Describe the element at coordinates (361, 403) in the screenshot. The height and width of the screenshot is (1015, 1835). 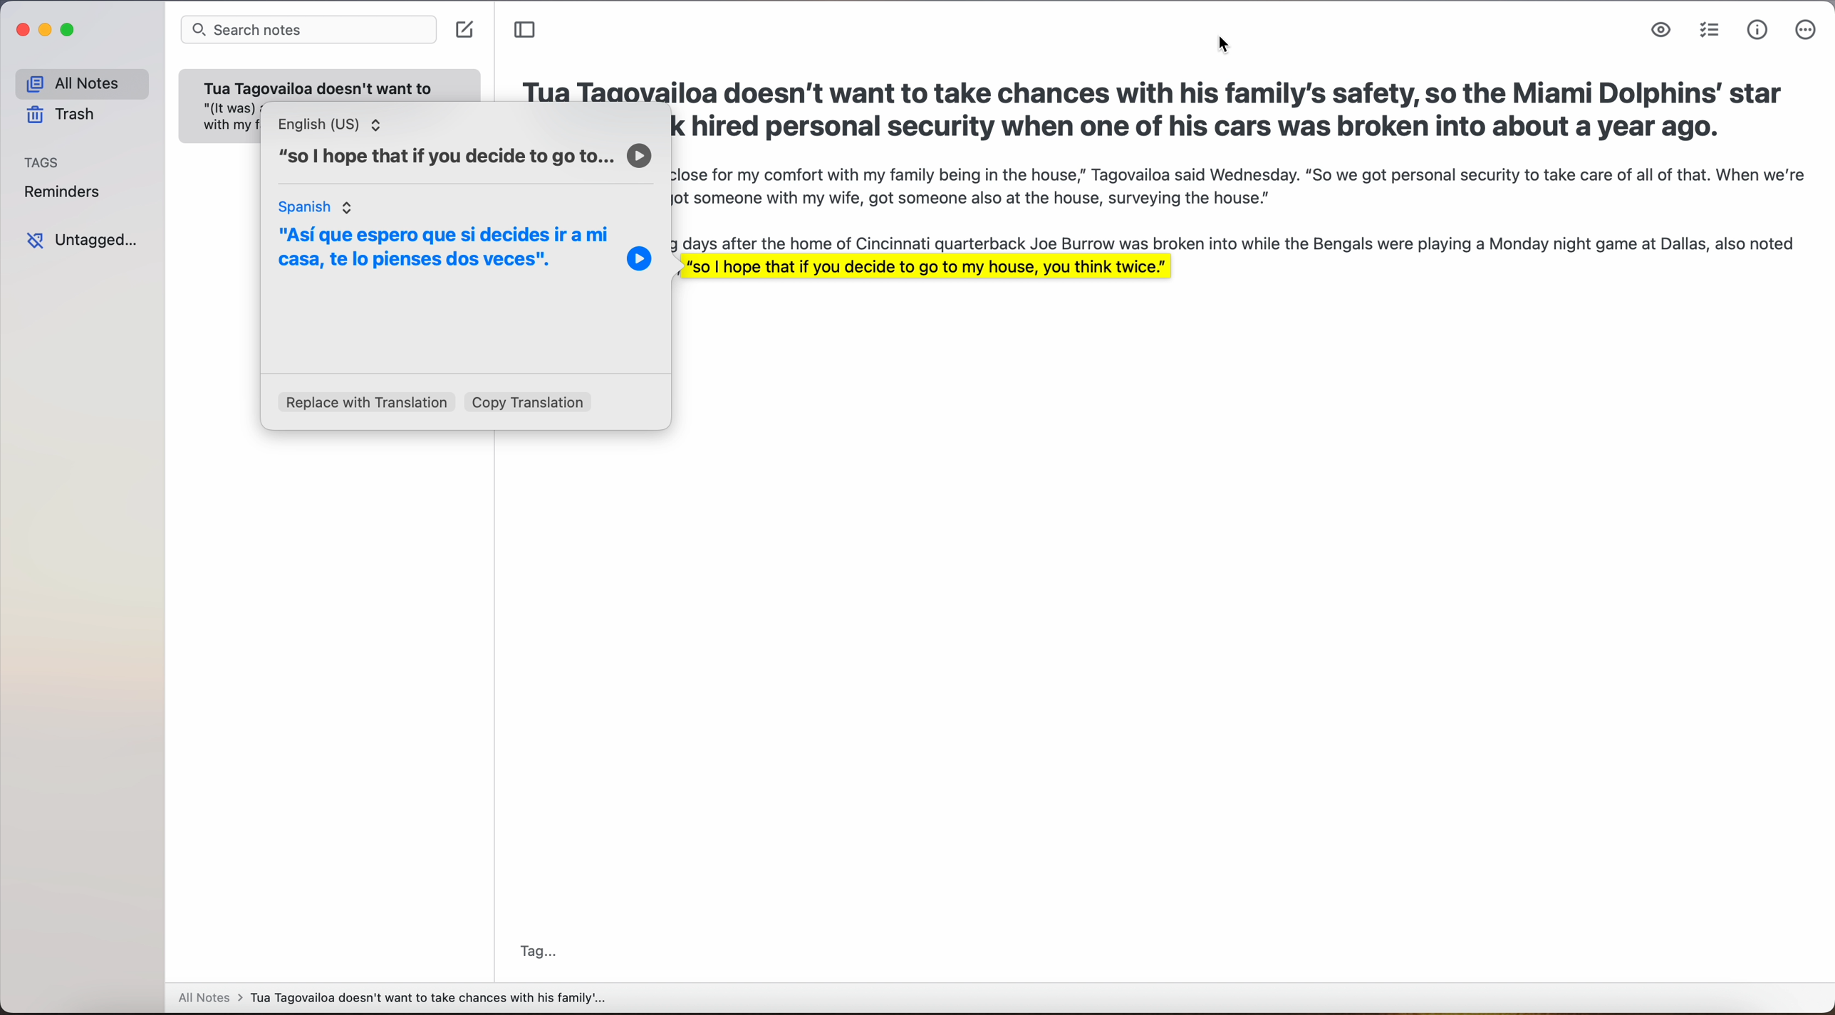
I see `replace with translation` at that location.